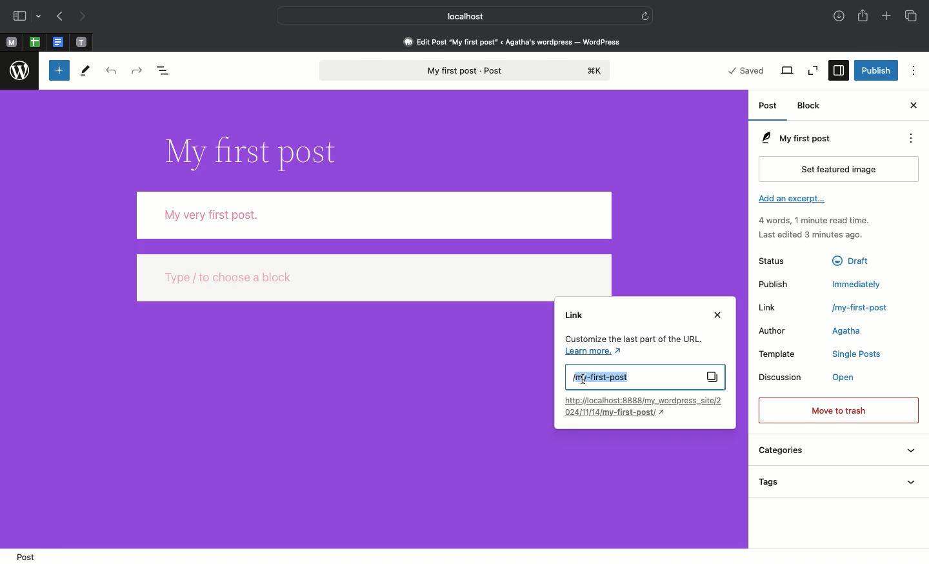  Describe the element at coordinates (135, 70) in the screenshot. I see `Redo` at that location.